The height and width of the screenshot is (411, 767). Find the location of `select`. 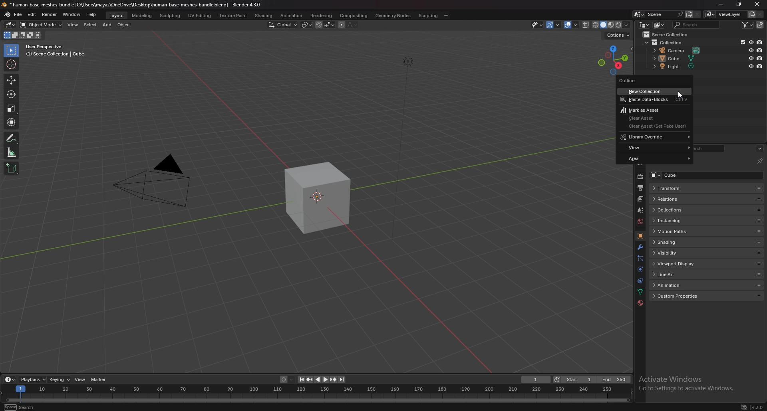

select is located at coordinates (90, 25).